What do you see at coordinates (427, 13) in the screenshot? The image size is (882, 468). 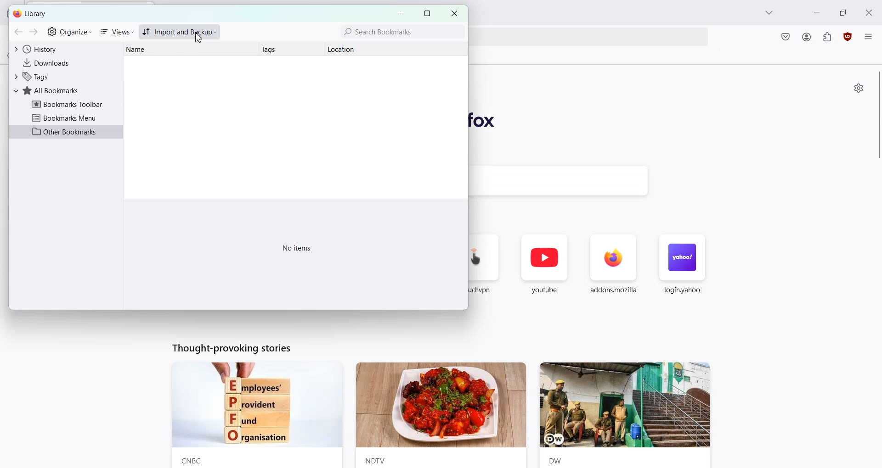 I see `Maximize` at bounding box center [427, 13].